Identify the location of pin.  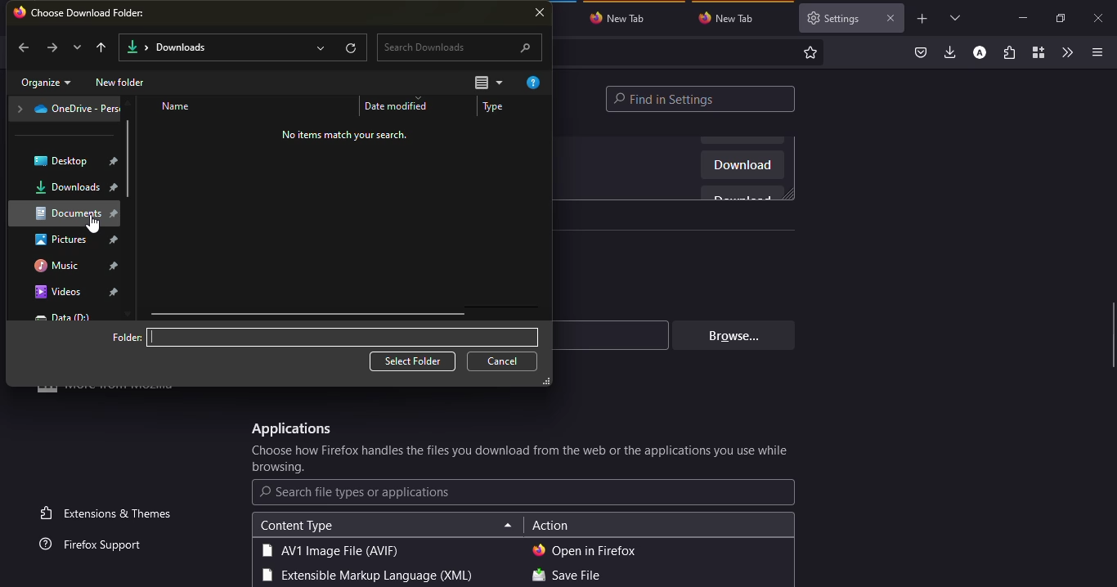
(114, 160).